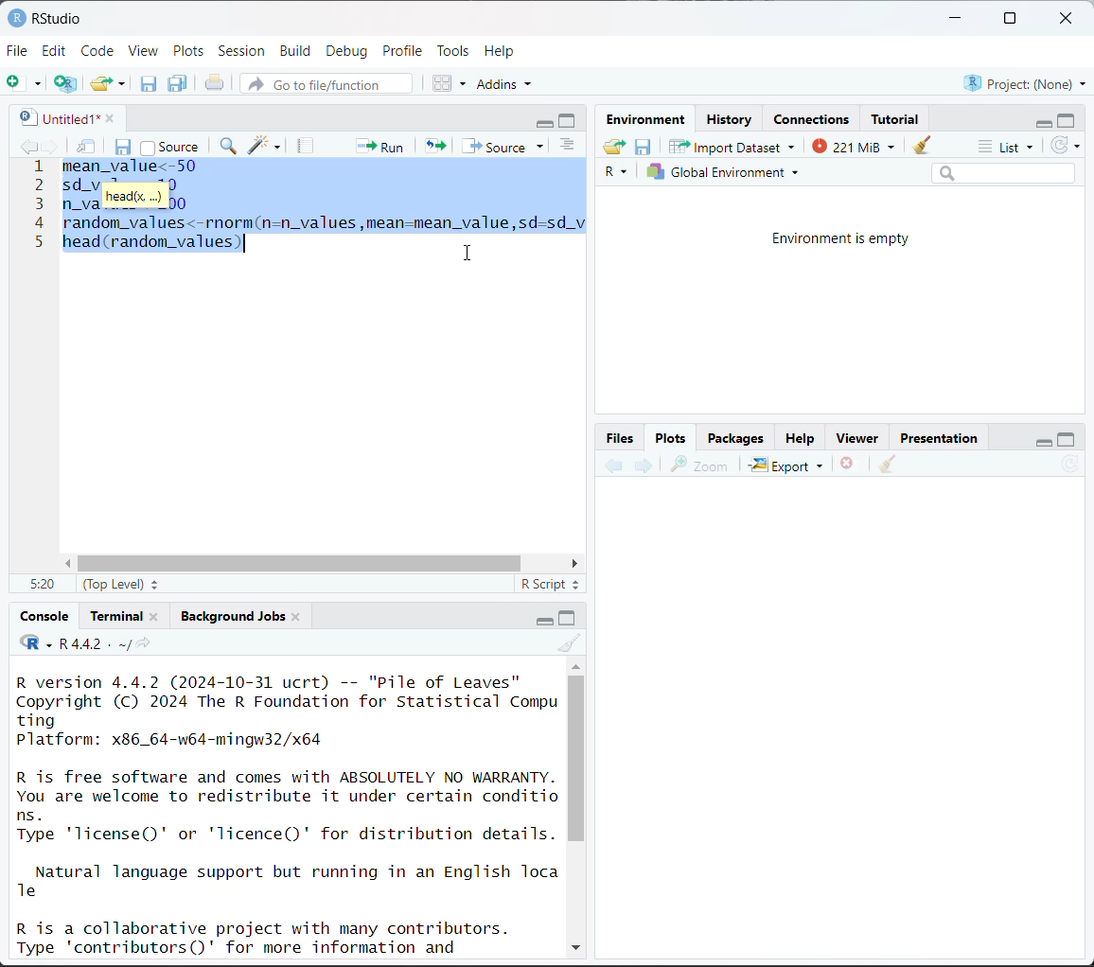 The width and height of the screenshot is (1094, 967). What do you see at coordinates (233, 616) in the screenshot?
I see `Background jobs` at bounding box center [233, 616].